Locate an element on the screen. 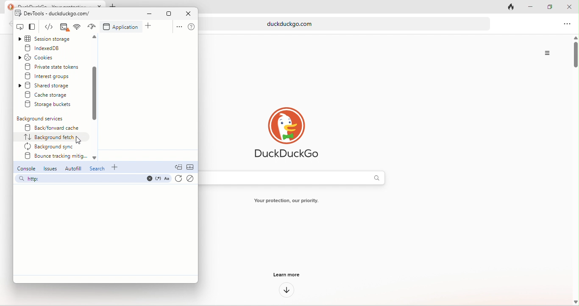 Image resolution: width=579 pixels, height=306 pixels. cookies is located at coordinates (45, 57).